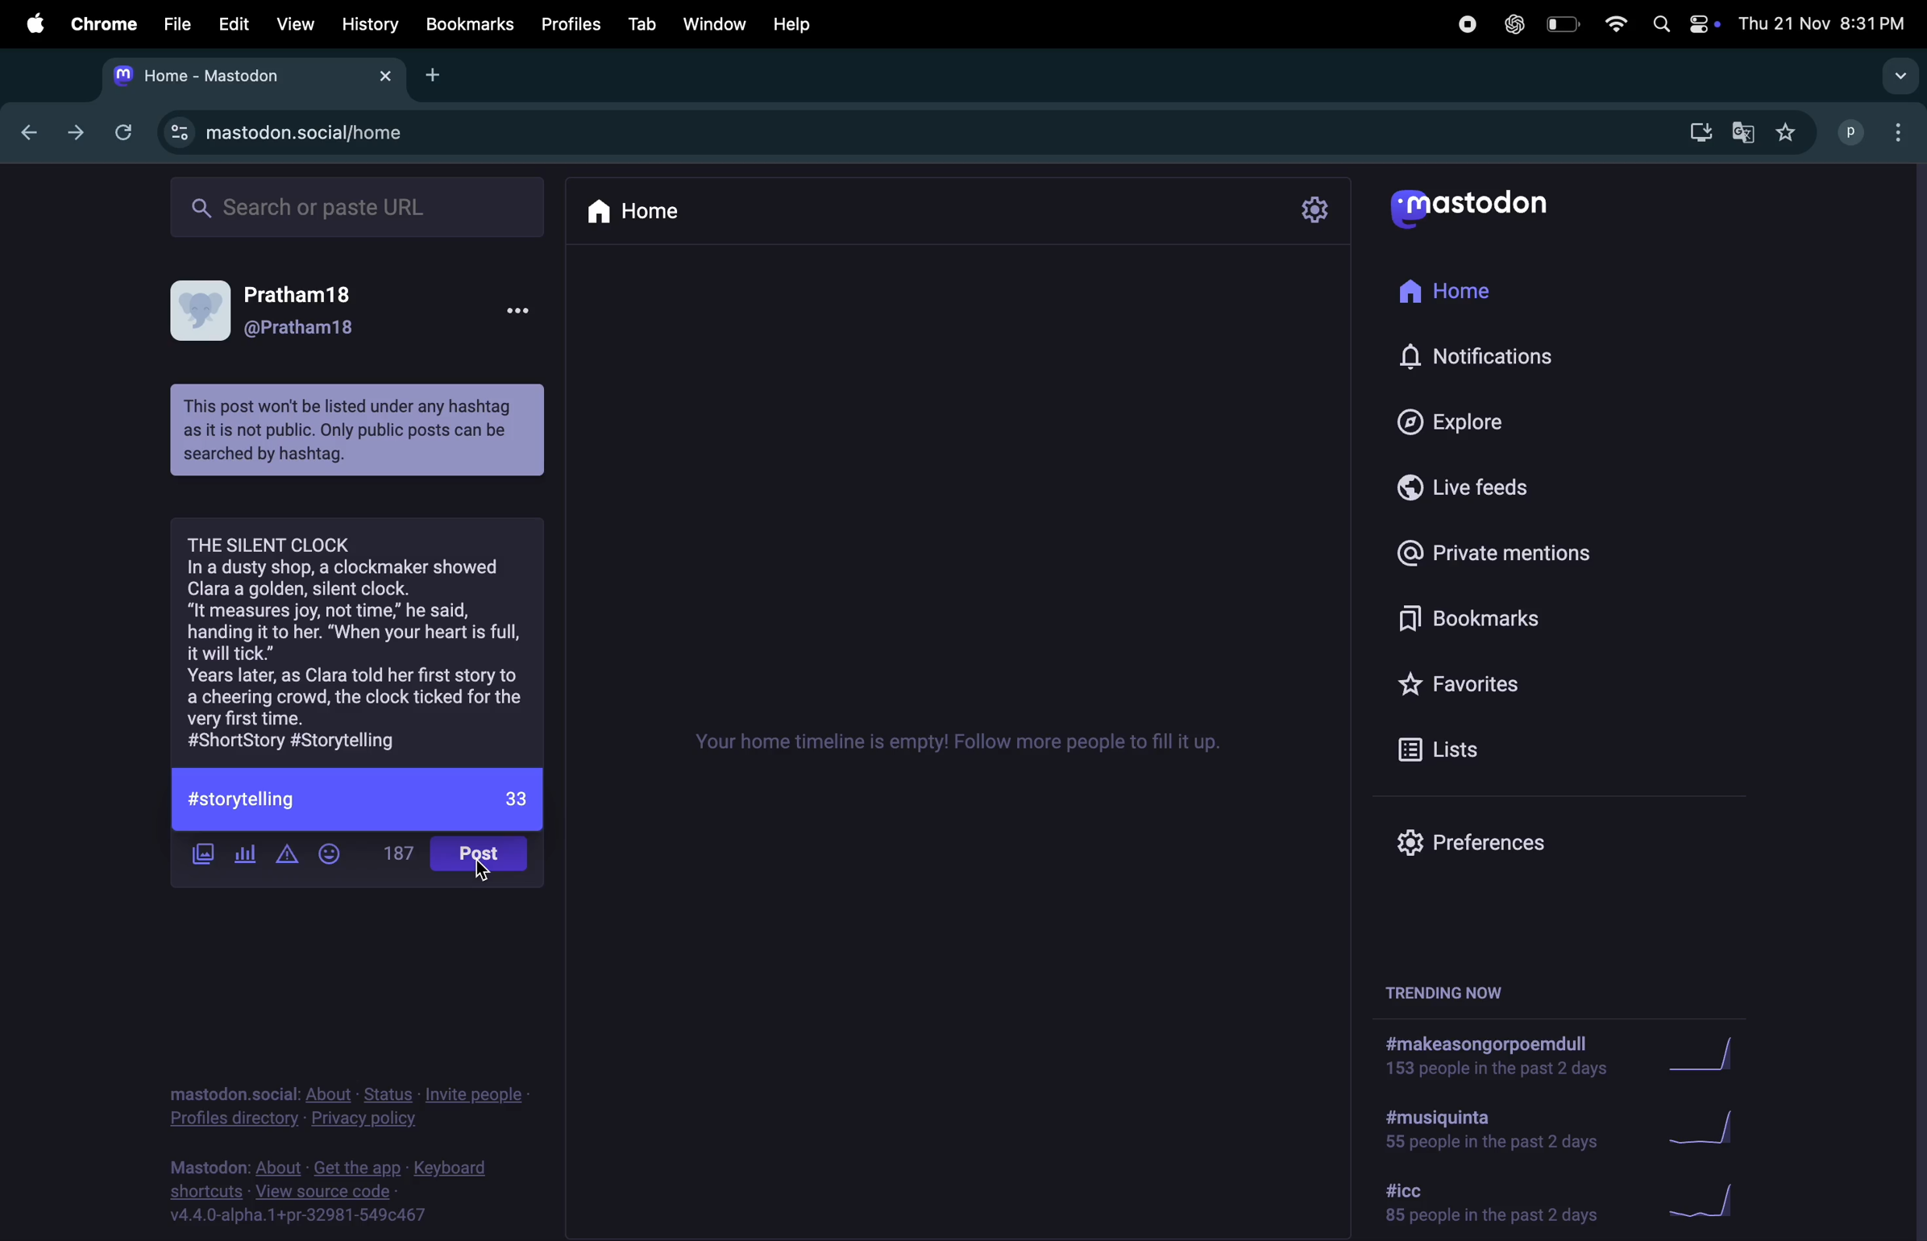 The height and width of the screenshot is (1241, 1927). I want to click on add new tab, so click(441, 77).